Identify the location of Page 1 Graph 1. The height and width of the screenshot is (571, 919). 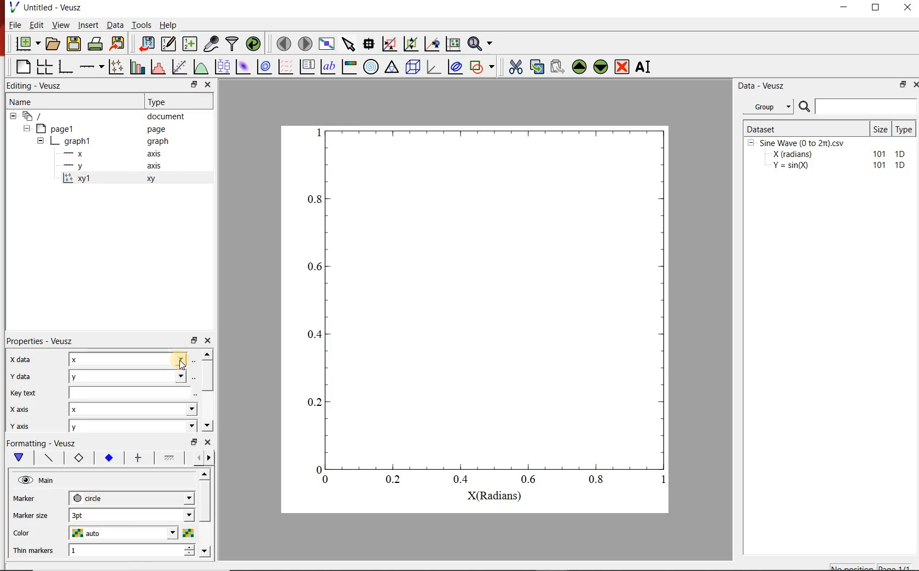
(55, 148).